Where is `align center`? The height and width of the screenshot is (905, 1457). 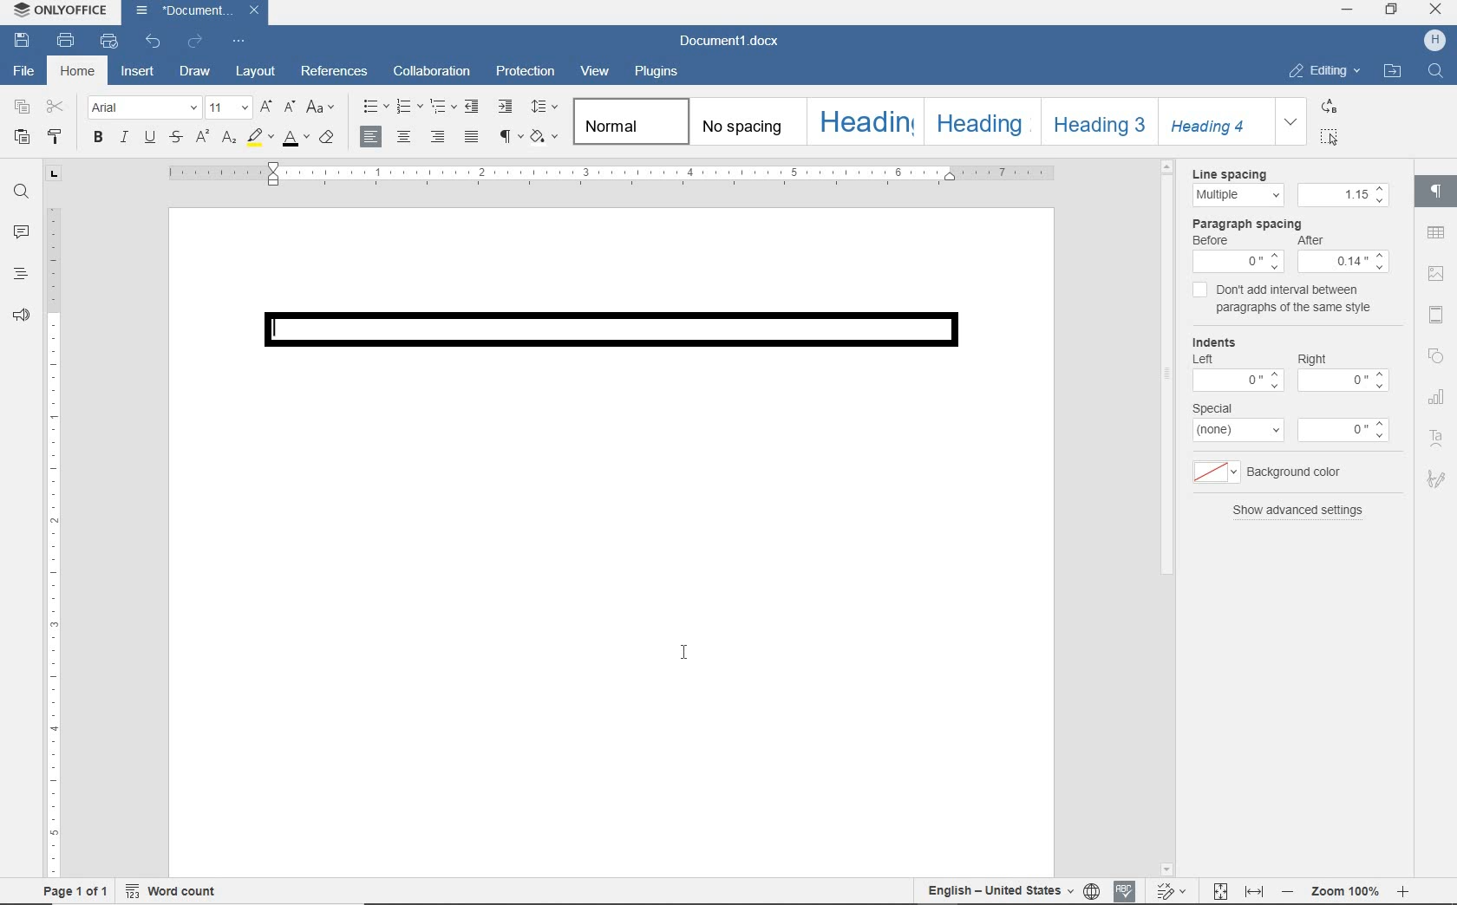 align center is located at coordinates (405, 138).